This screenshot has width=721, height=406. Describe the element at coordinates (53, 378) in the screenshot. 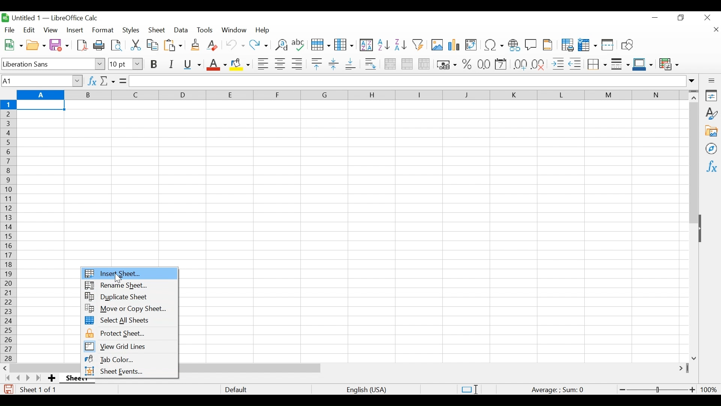

I see `Add Sheet` at that location.